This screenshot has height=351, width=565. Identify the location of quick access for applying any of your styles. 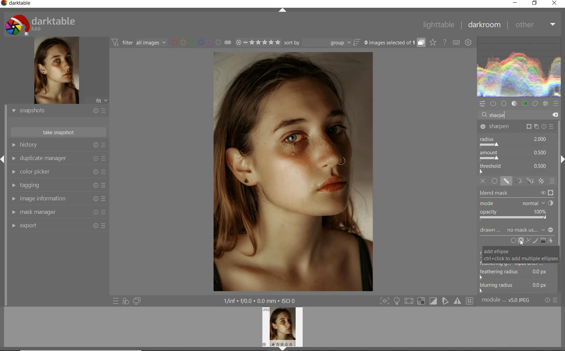
(125, 301).